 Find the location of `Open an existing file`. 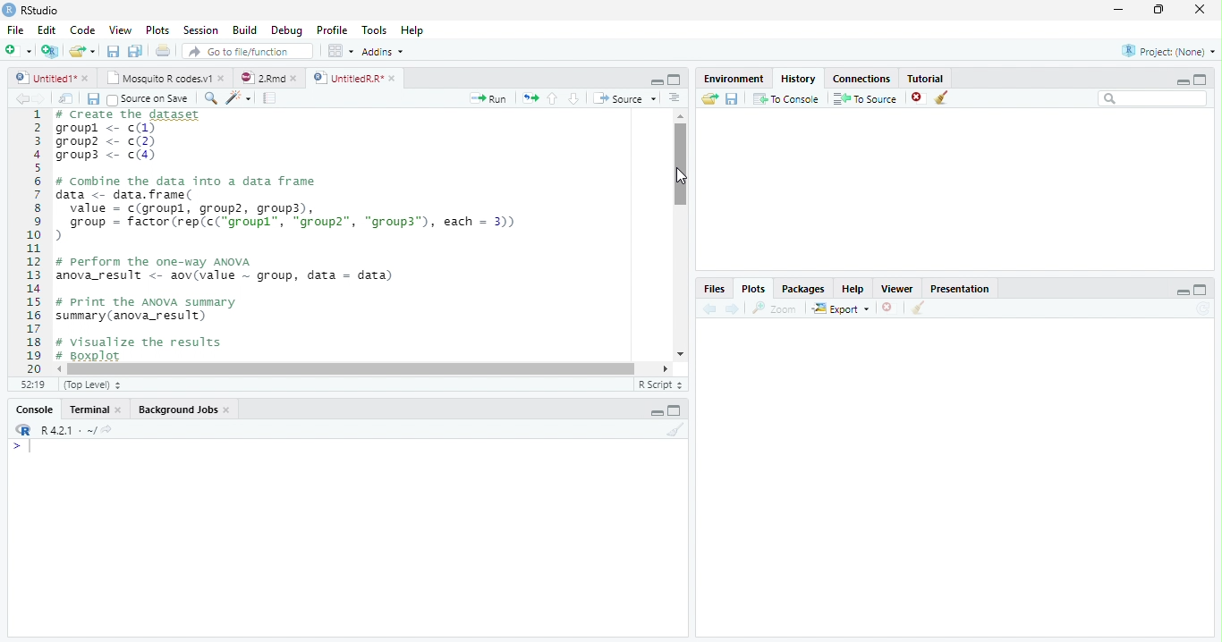

Open an existing file is located at coordinates (82, 51).